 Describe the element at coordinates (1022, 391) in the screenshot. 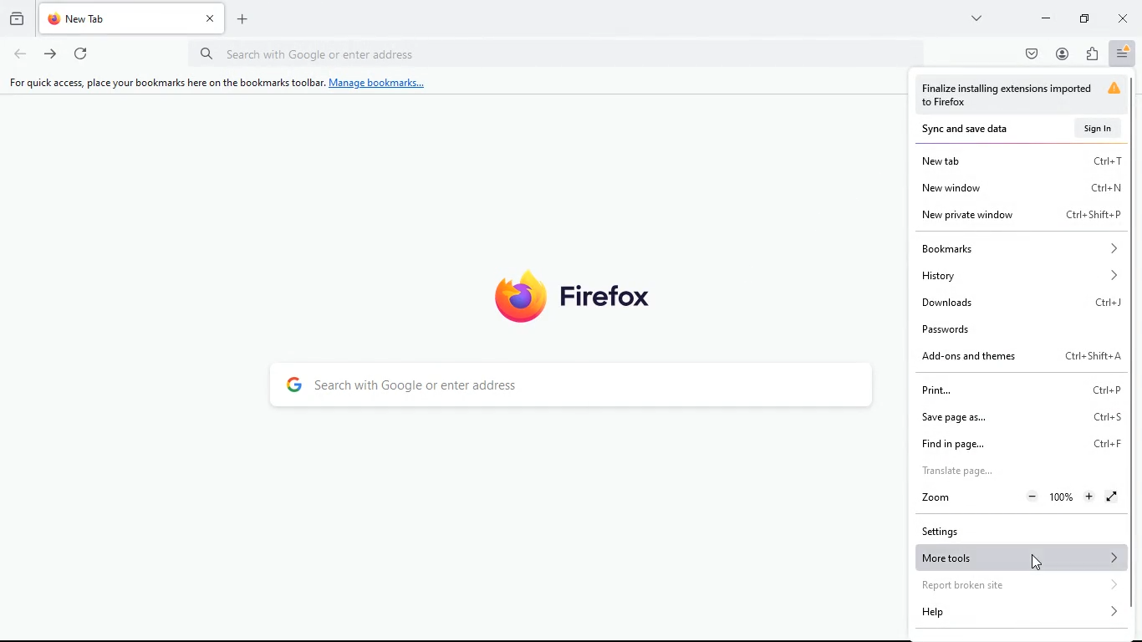

I see `print` at that location.